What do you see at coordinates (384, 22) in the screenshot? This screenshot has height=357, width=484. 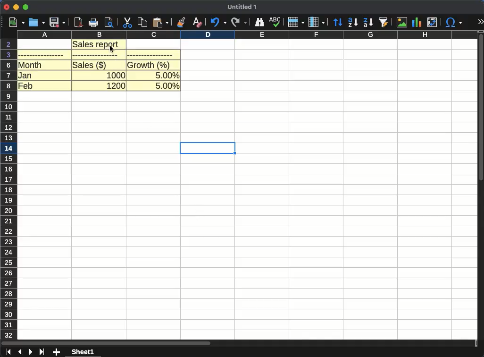 I see `autofilter` at bounding box center [384, 22].